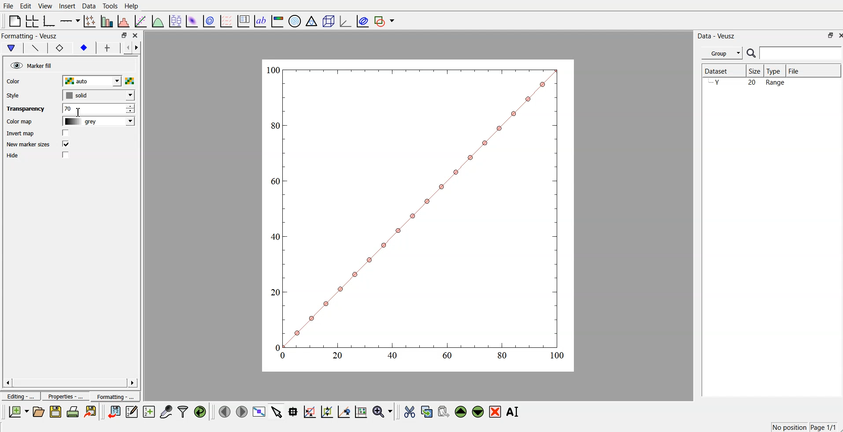 Image resolution: width=843 pixels, height=432 pixels. I want to click on blank page, so click(15, 21).